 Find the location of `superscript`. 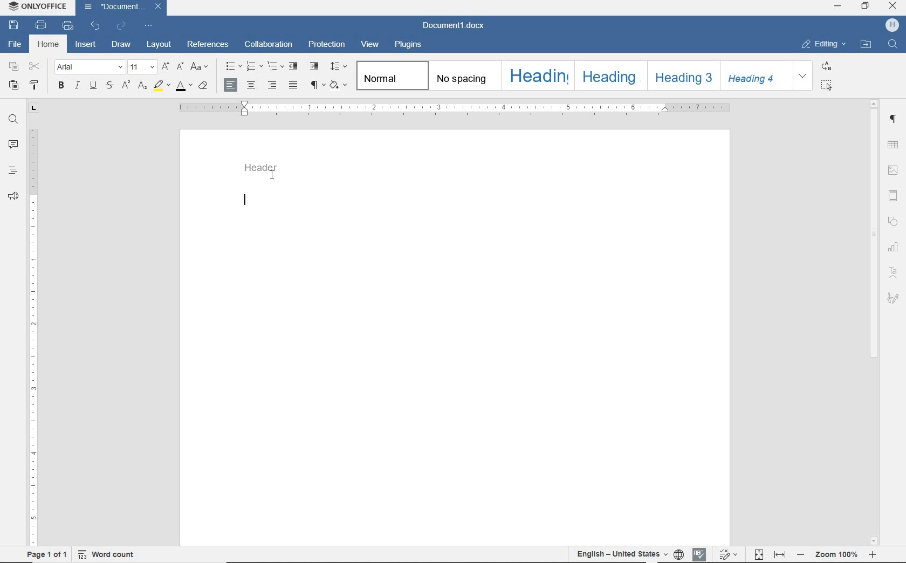

superscript is located at coordinates (125, 85).